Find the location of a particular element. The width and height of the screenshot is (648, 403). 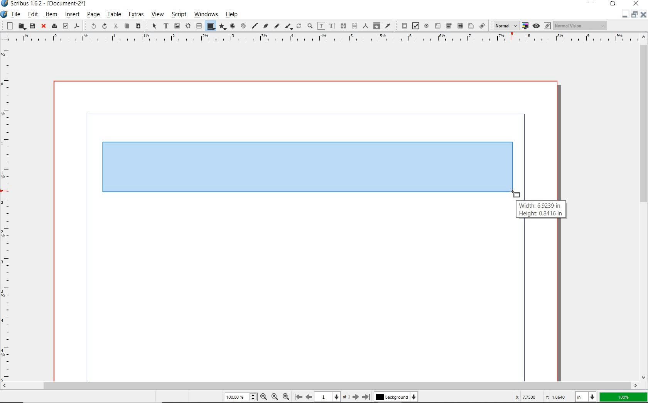

file is located at coordinates (16, 14).